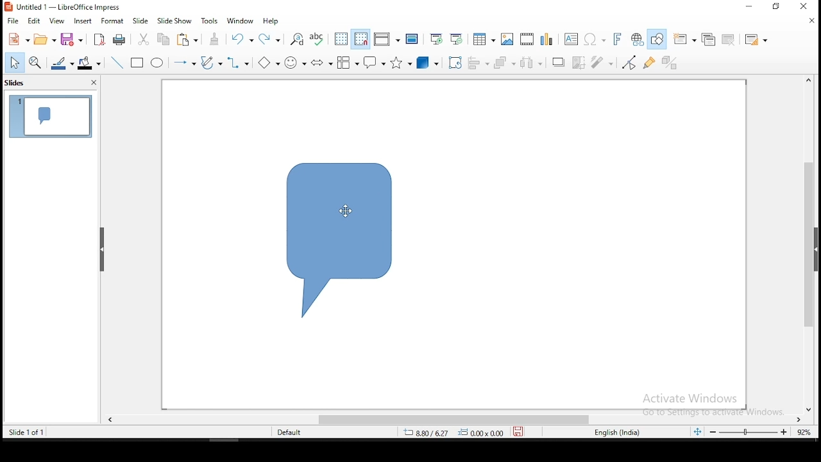 The image size is (821, 462). What do you see at coordinates (44, 39) in the screenshot?
I see `open` at bounding box center [44, 39].